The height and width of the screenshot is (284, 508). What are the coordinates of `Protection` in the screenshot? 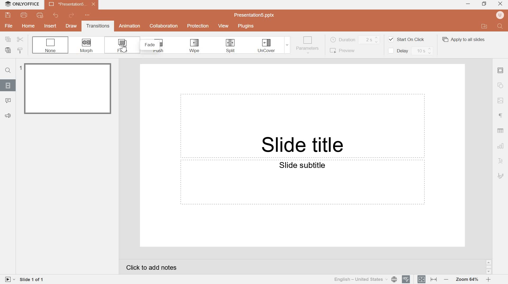 It's located at (198, 26).